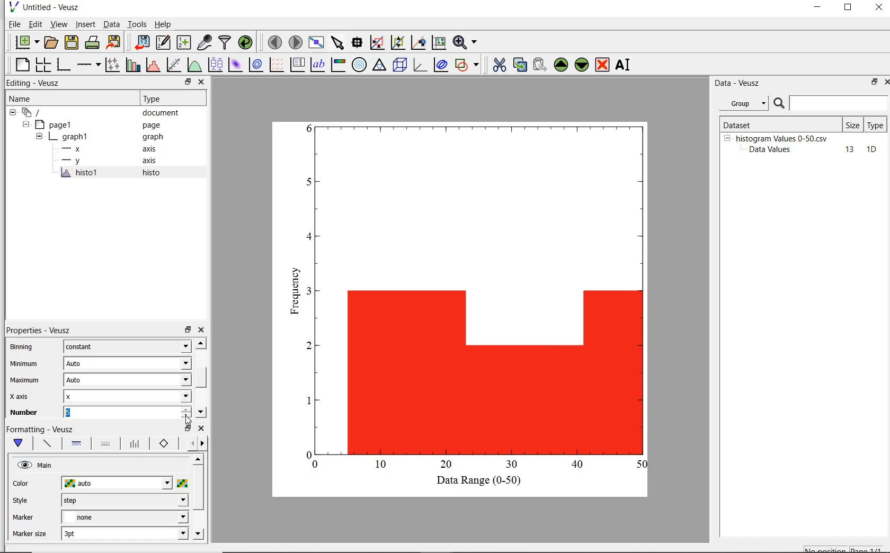  Describe the element at coordinates (278, 65) in the screenshot. I see `plot a vector field` at that location.